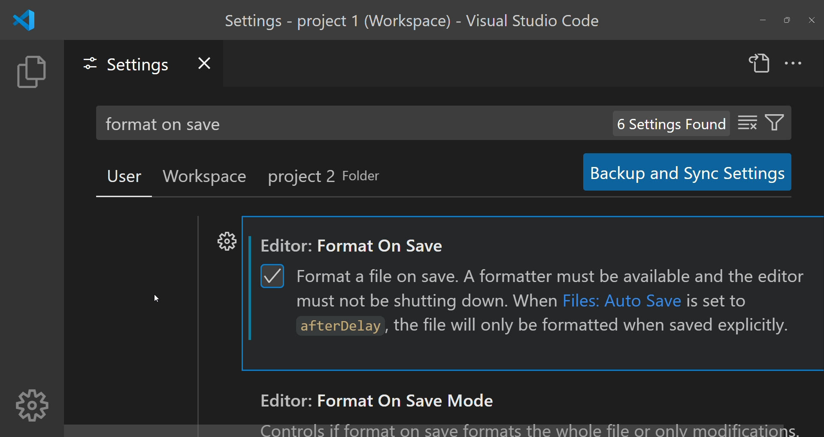 Image resolution: width=824 pixels, height=437 pixels. I want to click on settings, so click(122, 63).